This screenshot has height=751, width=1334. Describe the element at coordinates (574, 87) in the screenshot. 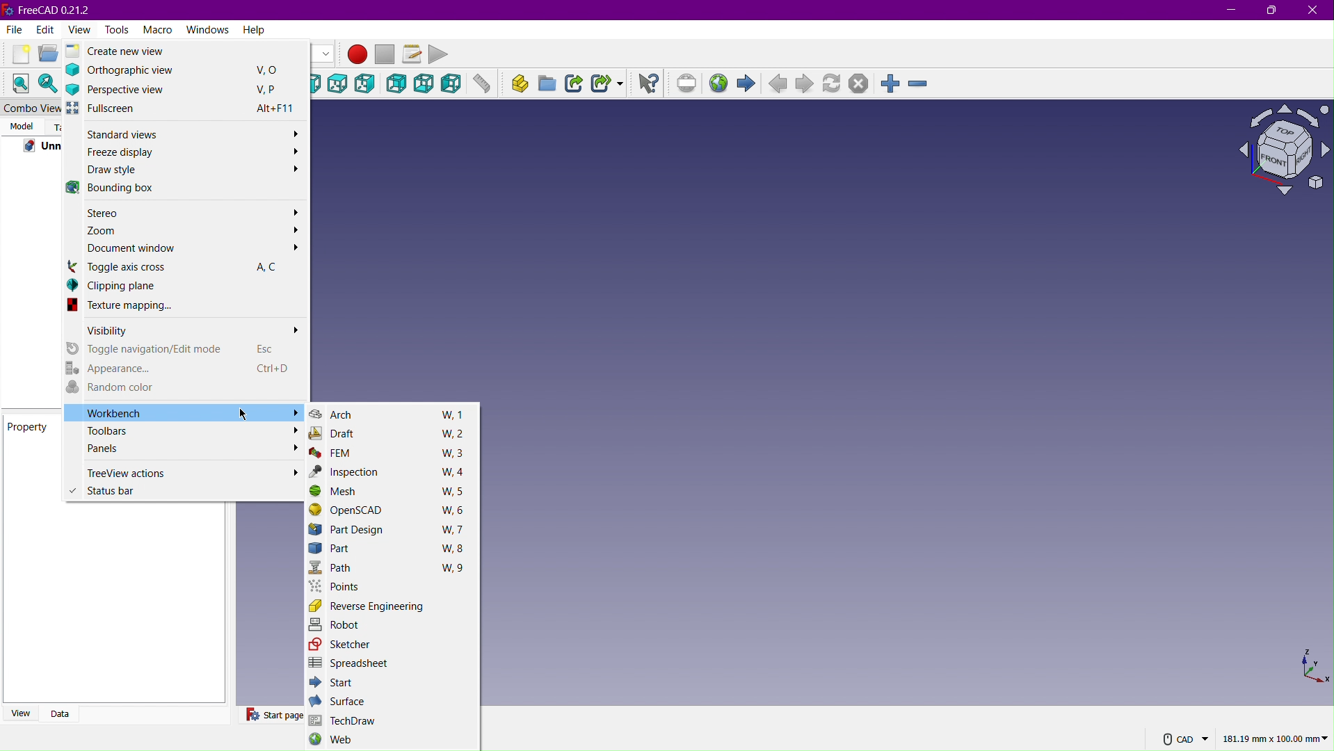

I see `Make Link` at that location.